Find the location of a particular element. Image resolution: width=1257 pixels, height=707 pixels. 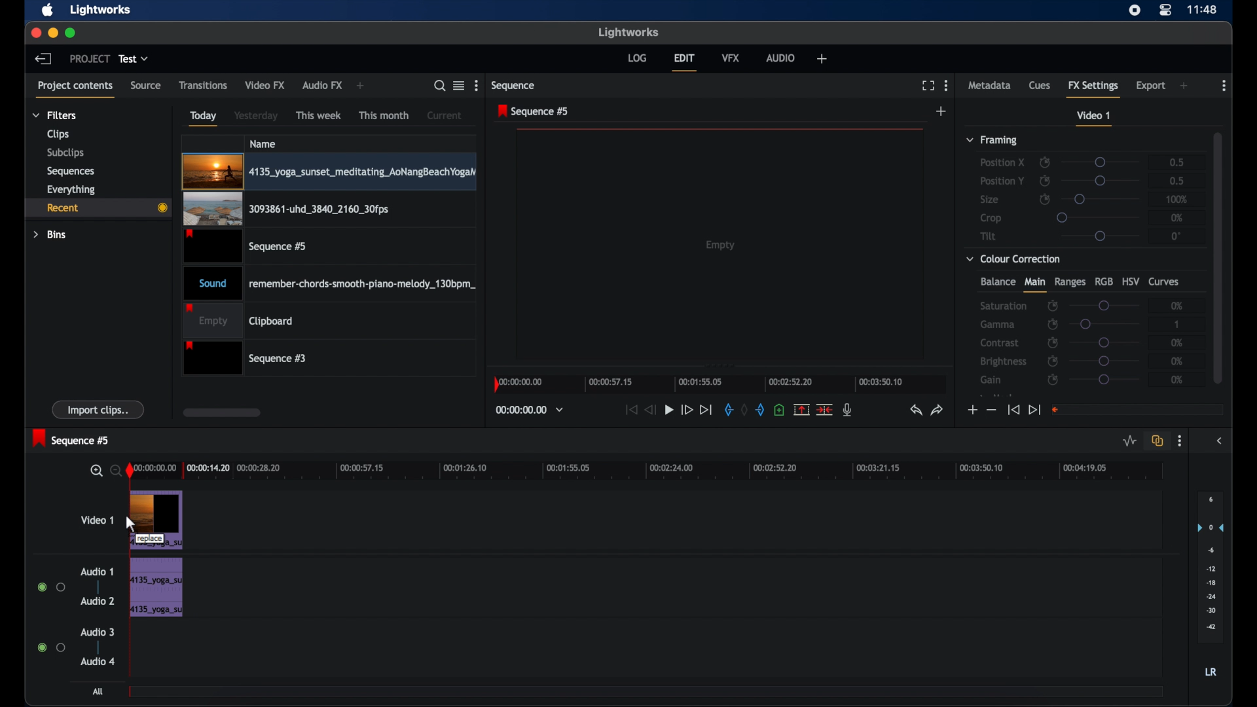

framing is located at coordinates (993, 141).